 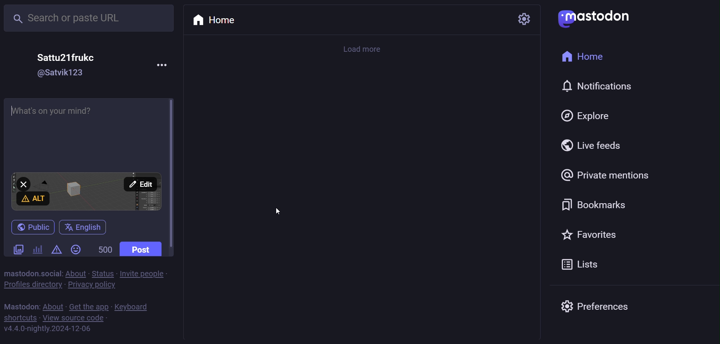 What do you see at coordinates (279, 212) in the screenshot?
I see `cursor` at bounding box center [279, 212].